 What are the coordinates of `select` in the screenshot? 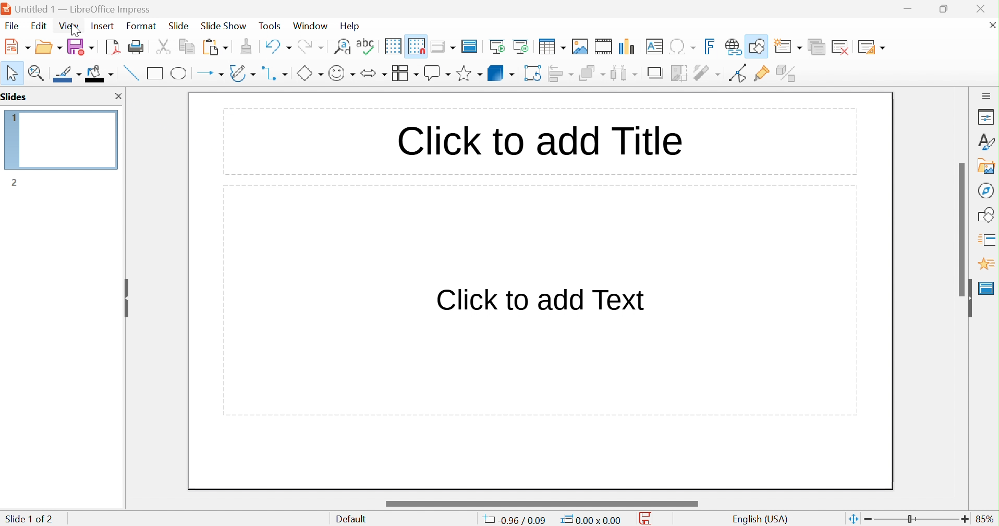 It's located at (13, 73).